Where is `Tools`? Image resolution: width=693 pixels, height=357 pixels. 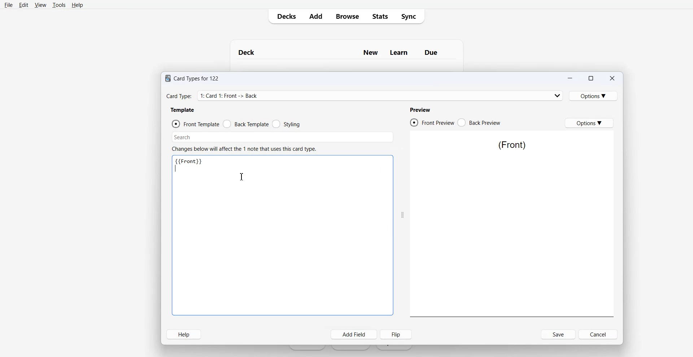
Tools is located at coordinates (59, 5).